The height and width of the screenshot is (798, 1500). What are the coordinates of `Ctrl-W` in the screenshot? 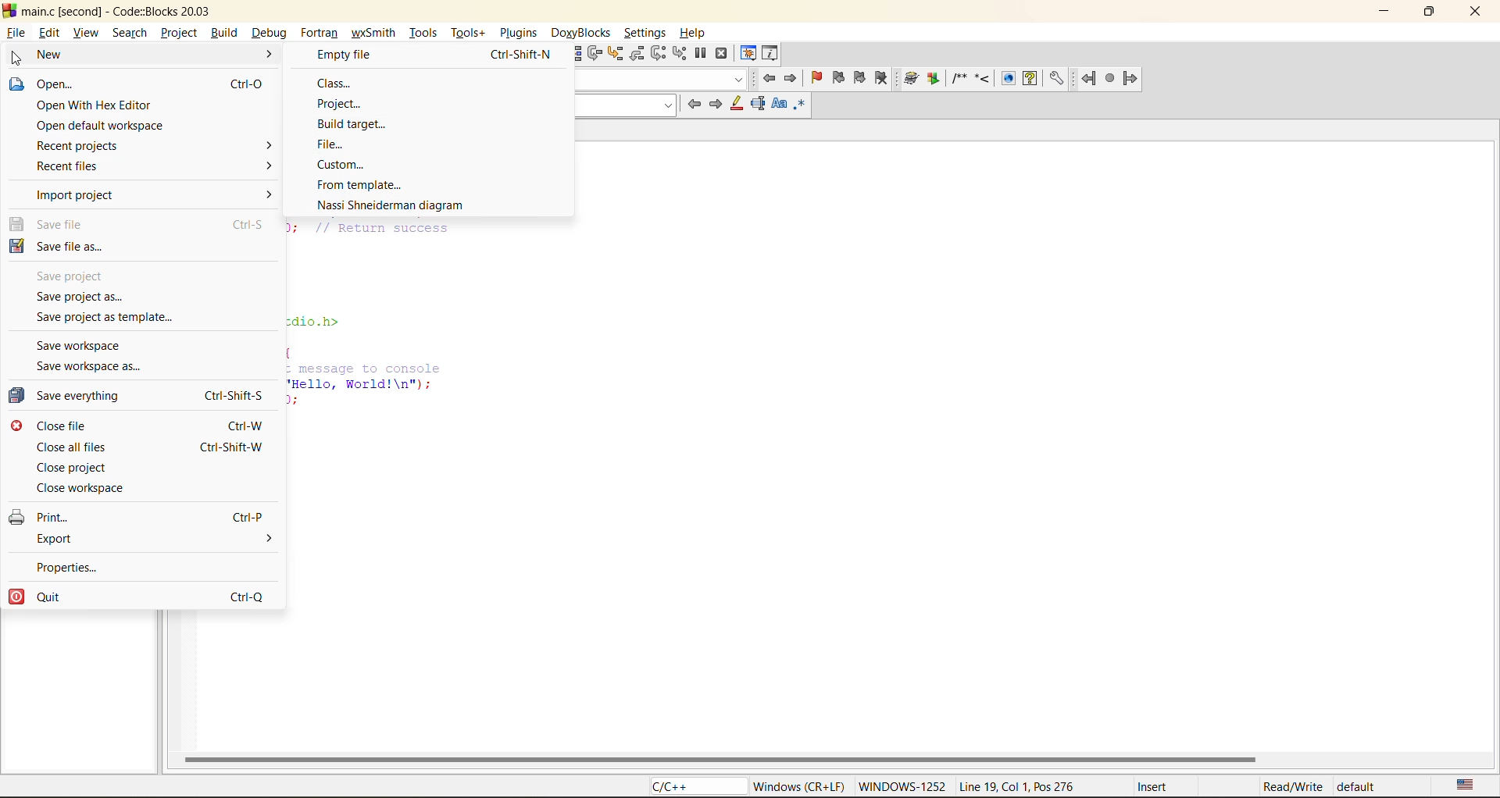 It's located at (244, 426).